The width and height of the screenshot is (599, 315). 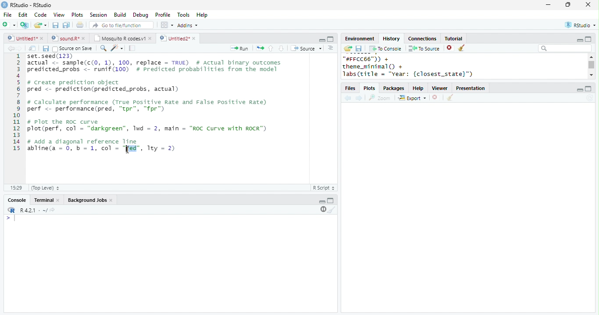 What do you see at coordinates (40, 25) in the screenshot?
I see `open file` at bounding box center [40, 25].